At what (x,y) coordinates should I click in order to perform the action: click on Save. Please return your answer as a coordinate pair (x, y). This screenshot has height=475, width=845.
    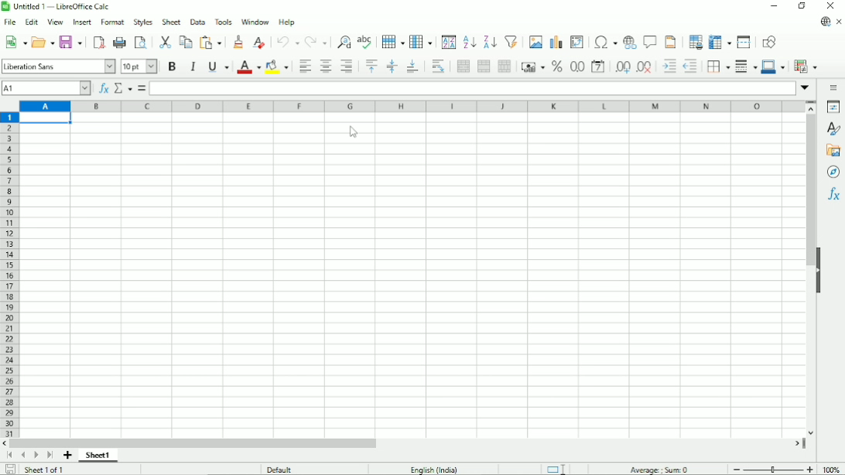
    Looking at the image, I should click on (9, 469).